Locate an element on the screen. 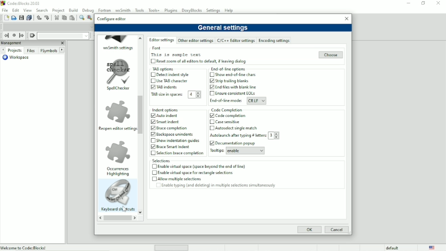  General settings is located at coordinates (223, 28).